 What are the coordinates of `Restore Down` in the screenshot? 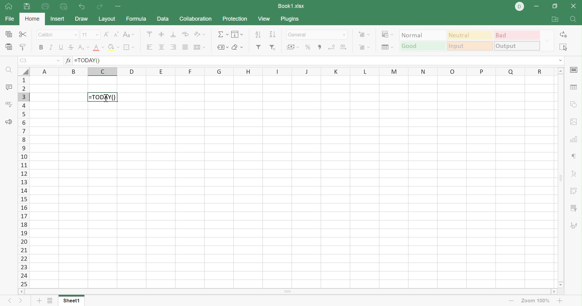 It's located at (554, 7).